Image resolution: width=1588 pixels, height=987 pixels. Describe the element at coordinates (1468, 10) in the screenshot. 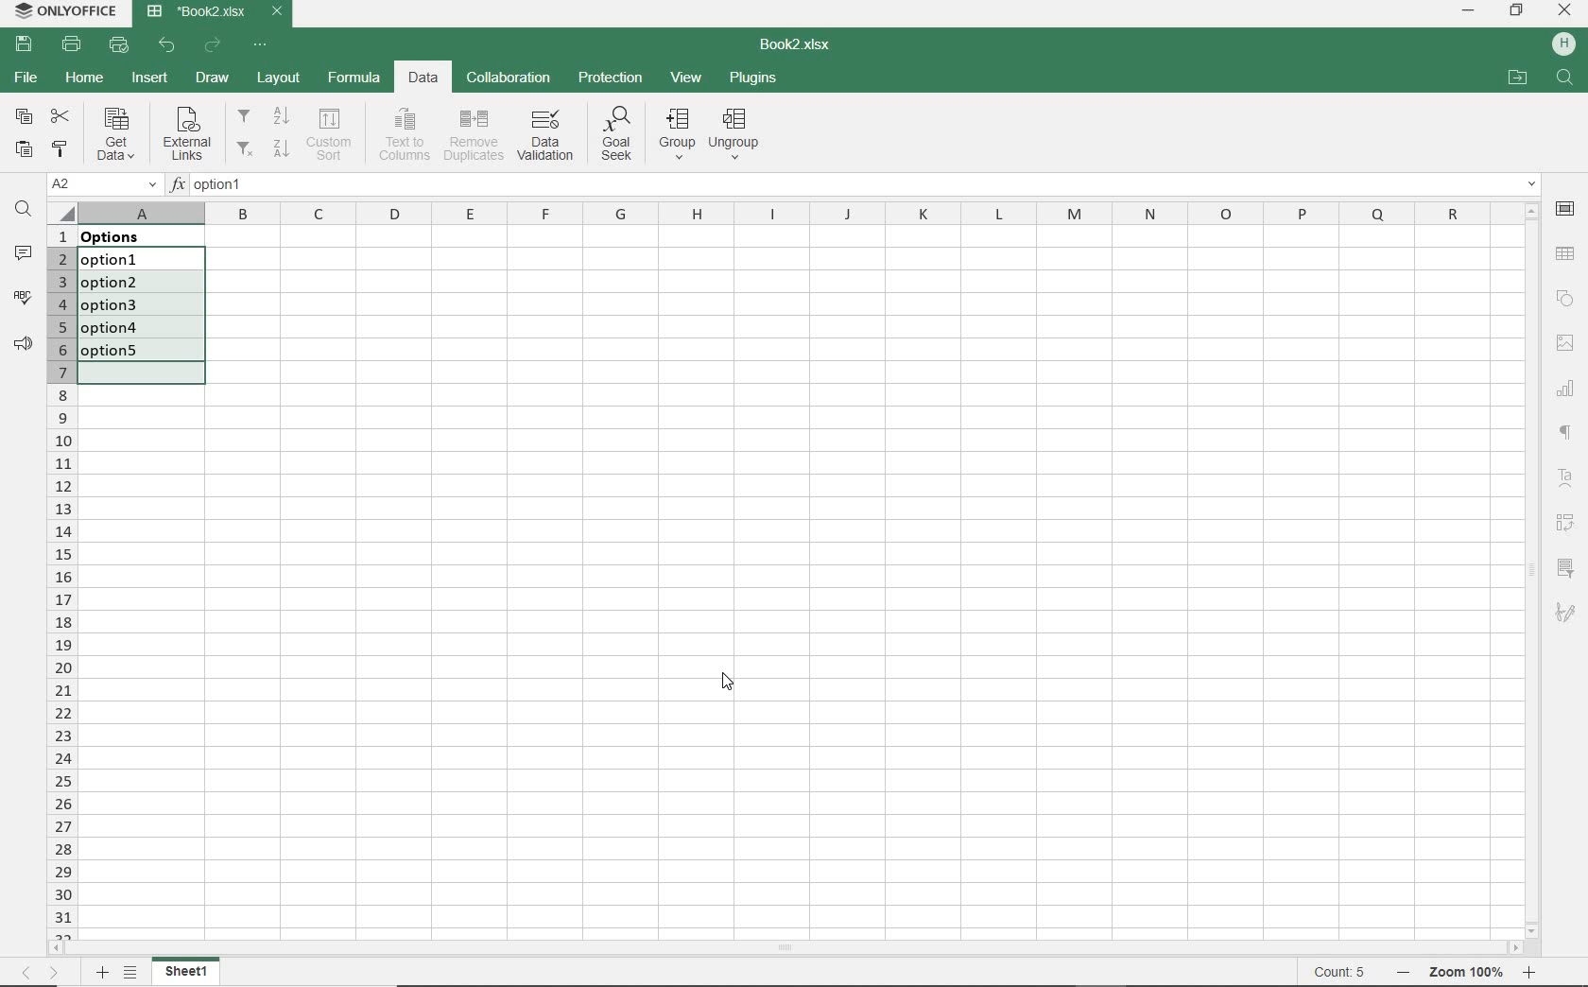

I see `MINIMIZE` at that location.